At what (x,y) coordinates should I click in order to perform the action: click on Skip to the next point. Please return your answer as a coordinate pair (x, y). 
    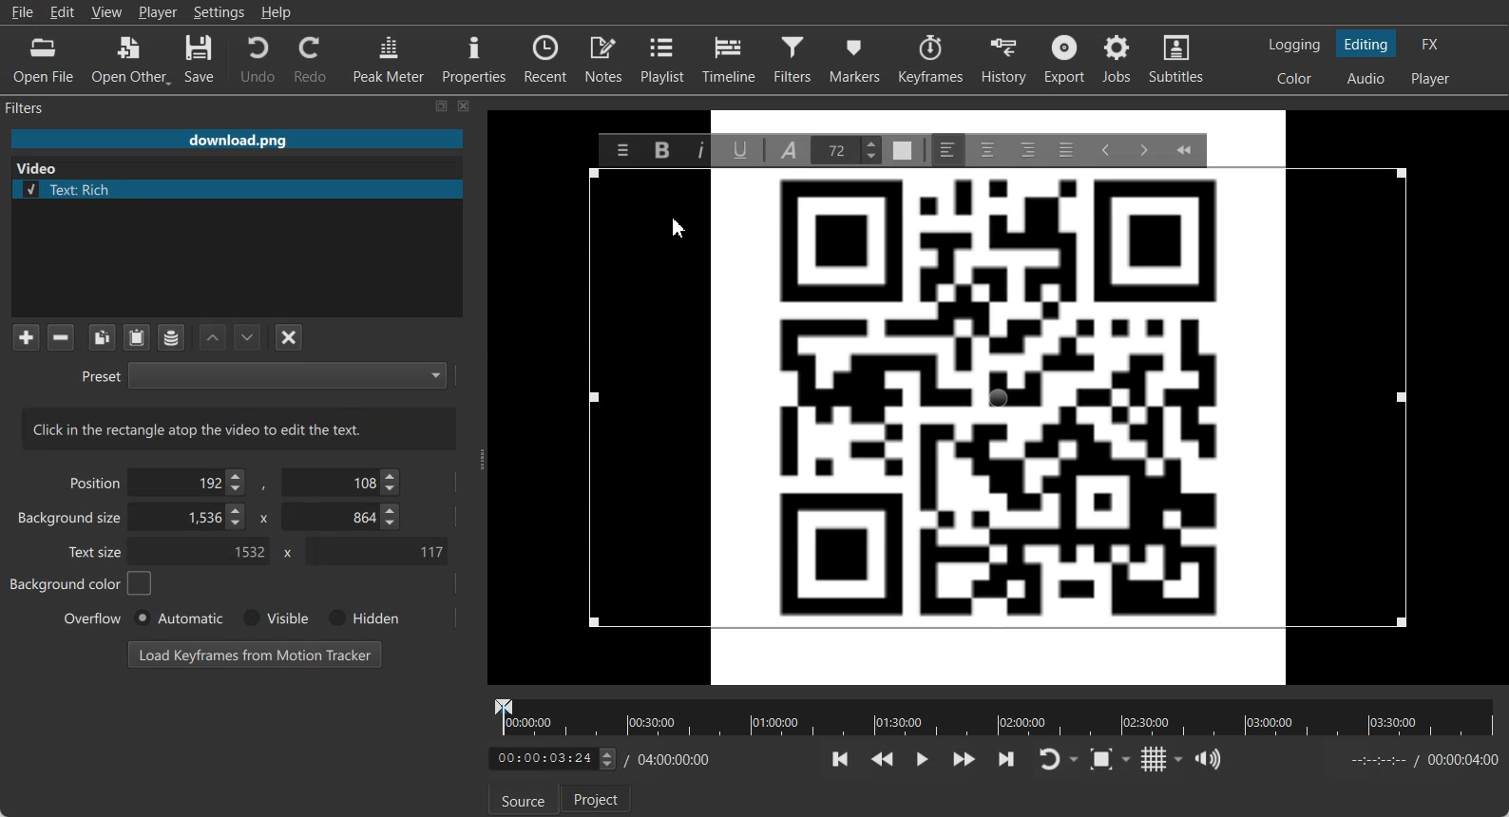
    Looking at the image, I should click on (1005, 758).